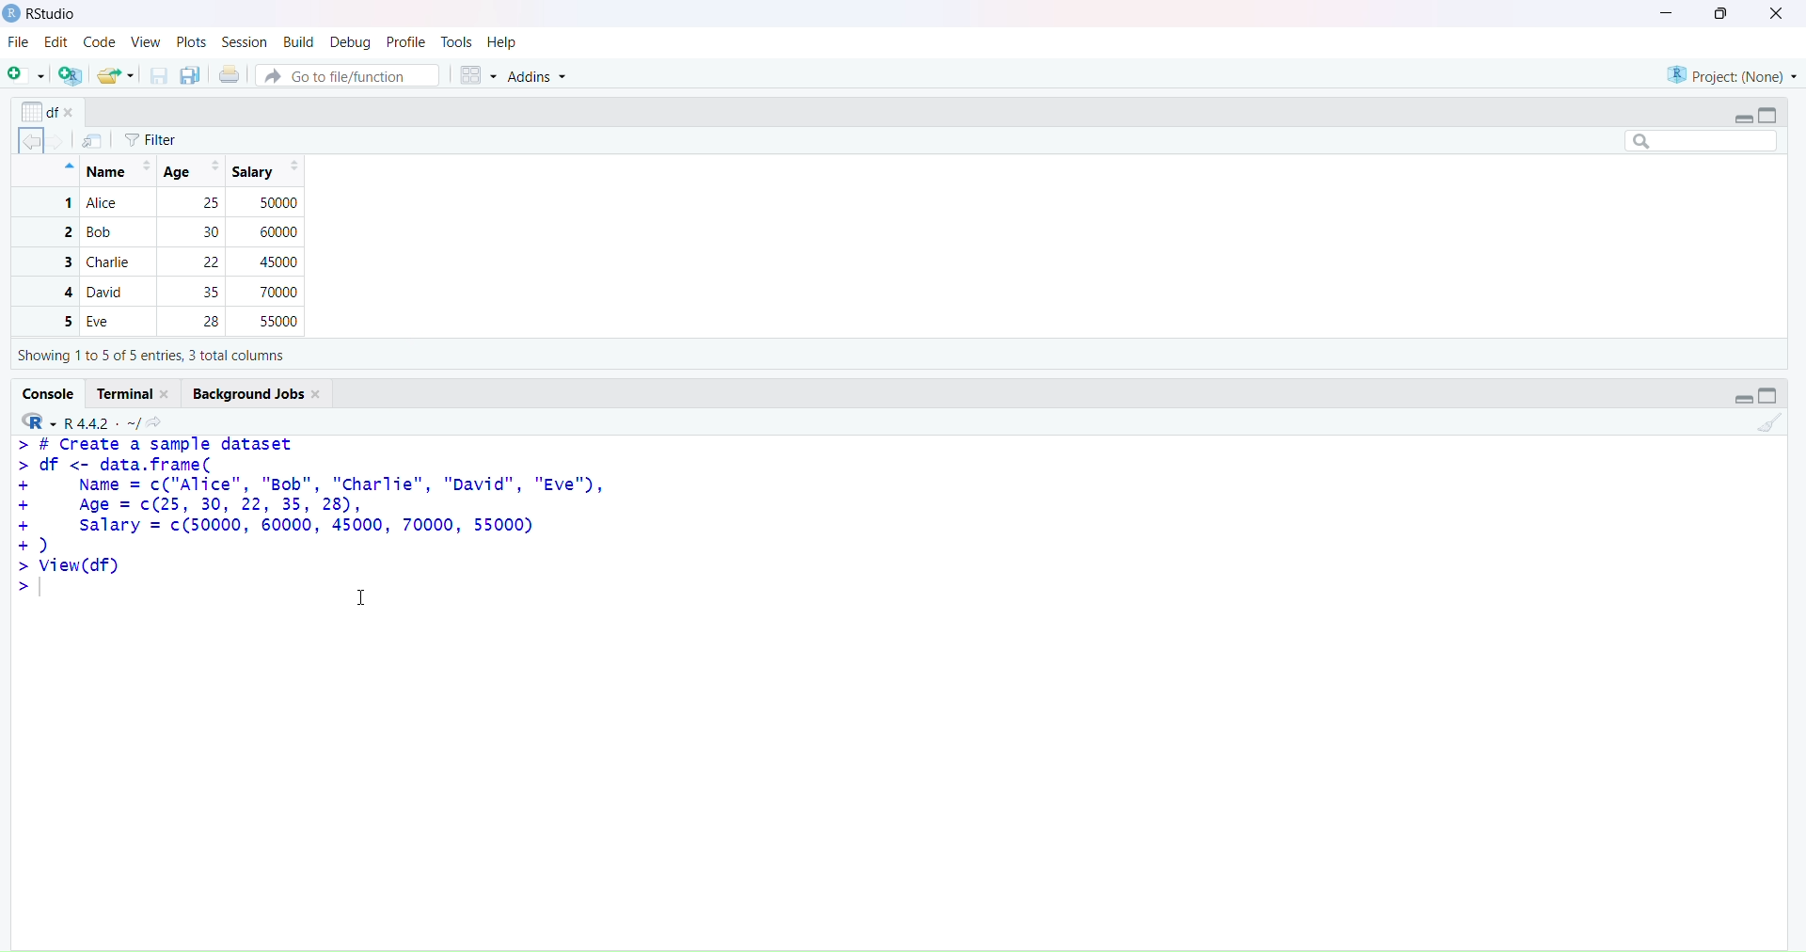  I want to click on console, so click(49, 394).